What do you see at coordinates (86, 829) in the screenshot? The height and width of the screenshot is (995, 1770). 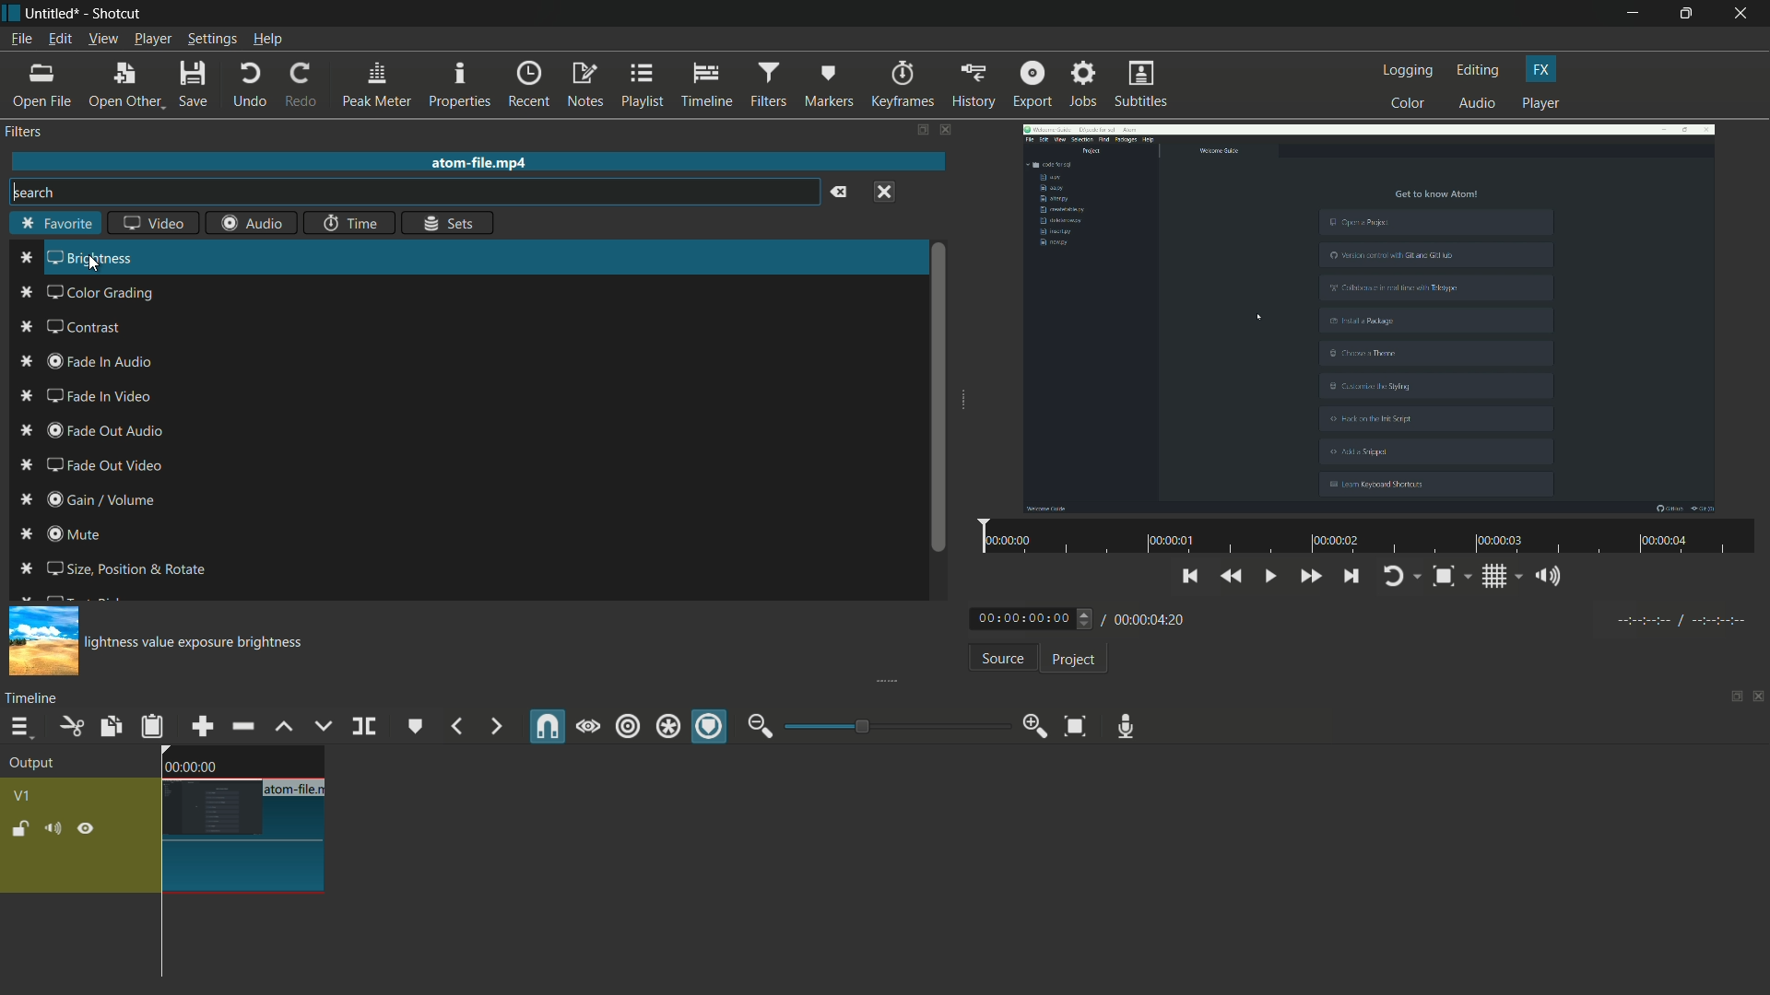 I see `hide` at bounding box center [86, 829].